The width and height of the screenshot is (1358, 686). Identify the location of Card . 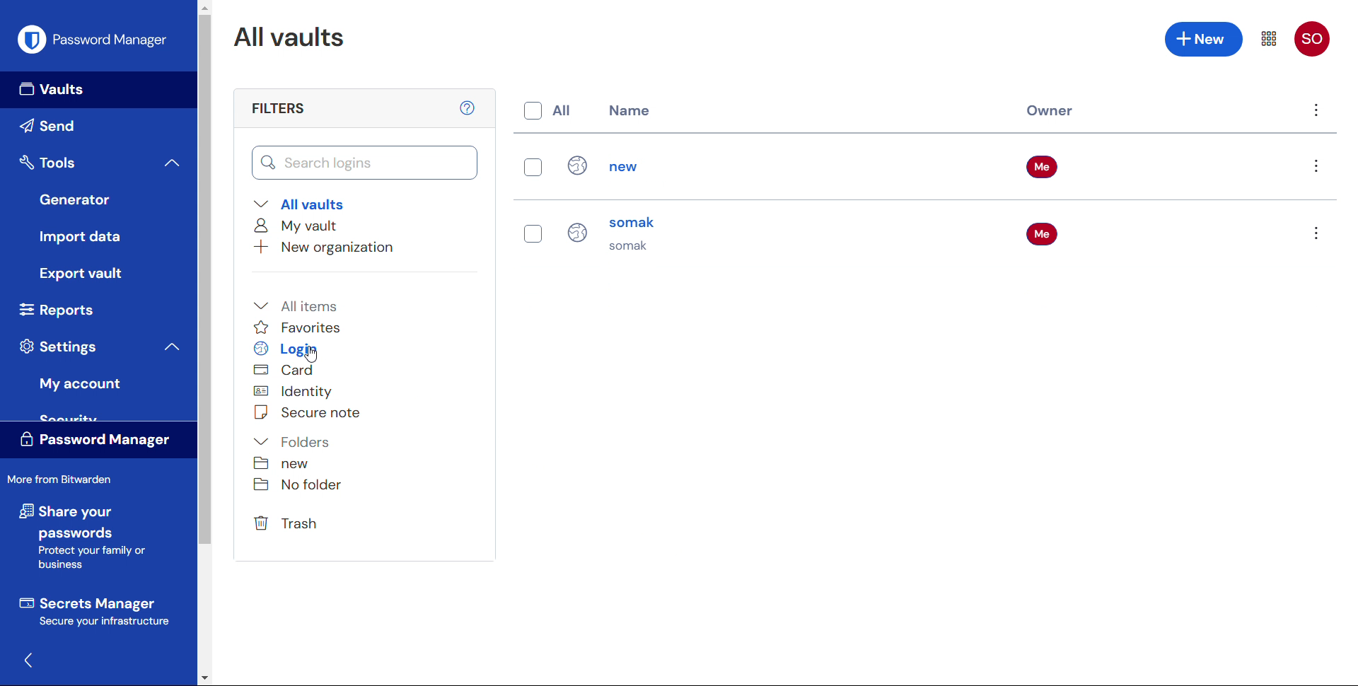
(283, 369).